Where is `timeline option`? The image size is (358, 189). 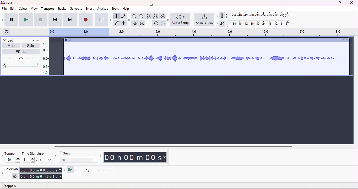
timeline option is located at coordinates (7, 32).